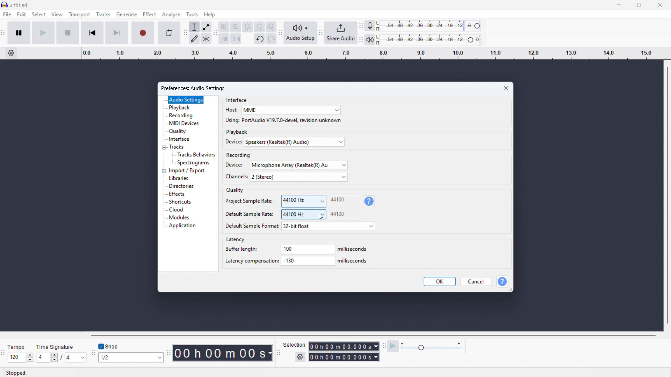  Describe the element at coordinates (103, 14) in the screenshot. I see `tracks` at that location.